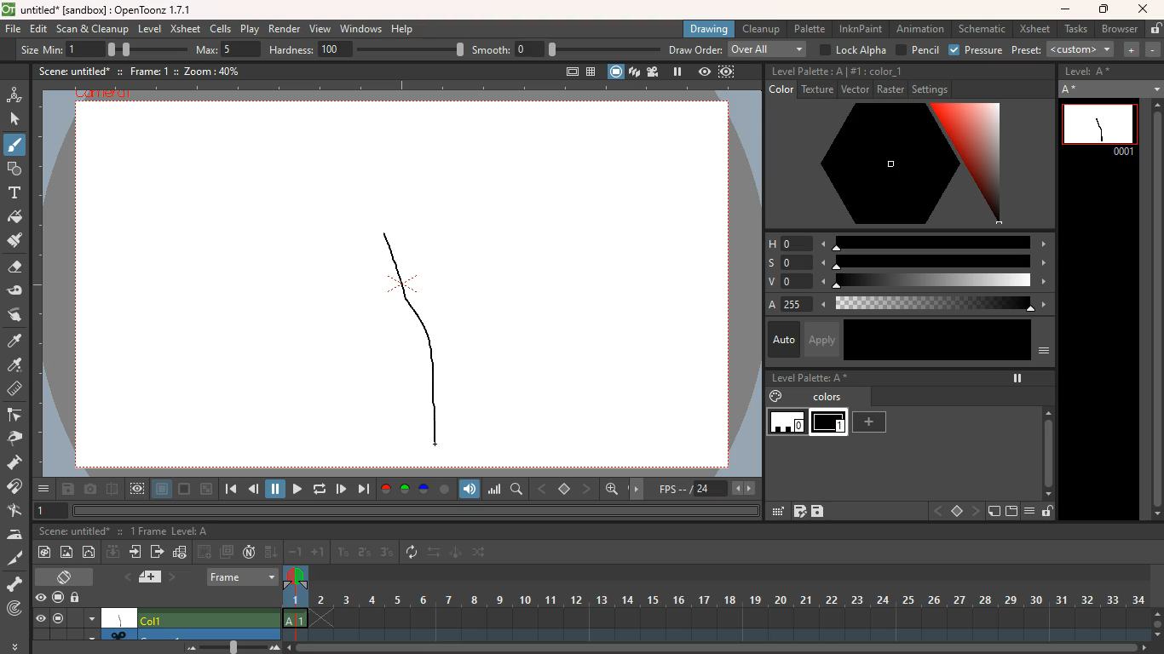  Describe the element at coordinates (47, 552) in the screenshot. I see `paint` at that location.